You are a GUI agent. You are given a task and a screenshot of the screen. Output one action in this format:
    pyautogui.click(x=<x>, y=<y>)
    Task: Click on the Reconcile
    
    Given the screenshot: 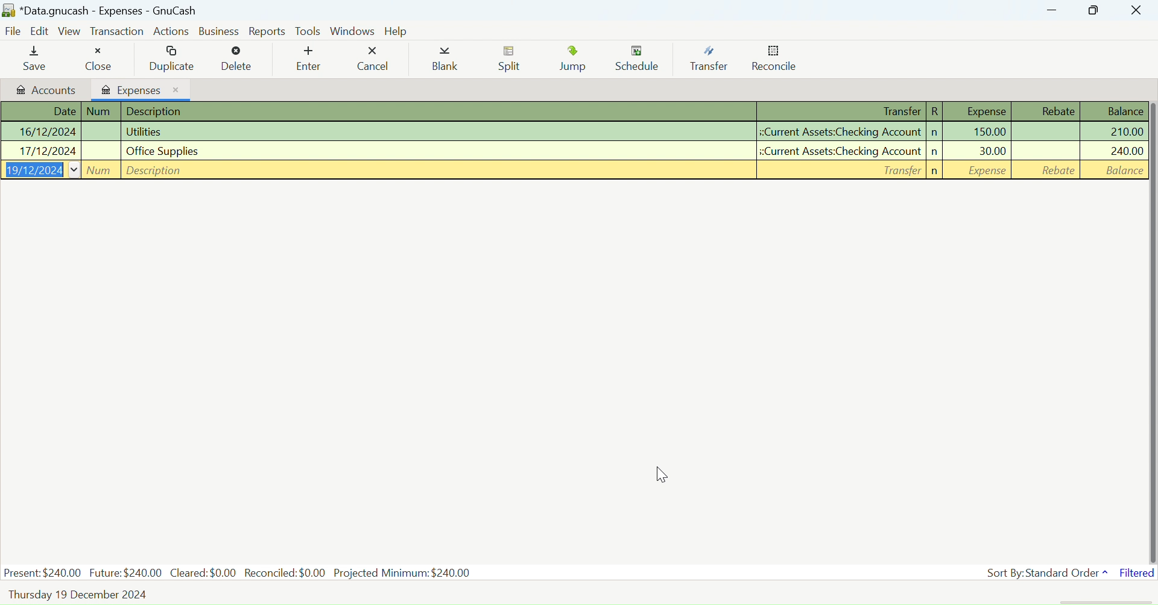 What is the action you would take?
    pyautogui.click(x=775, y=61)
    